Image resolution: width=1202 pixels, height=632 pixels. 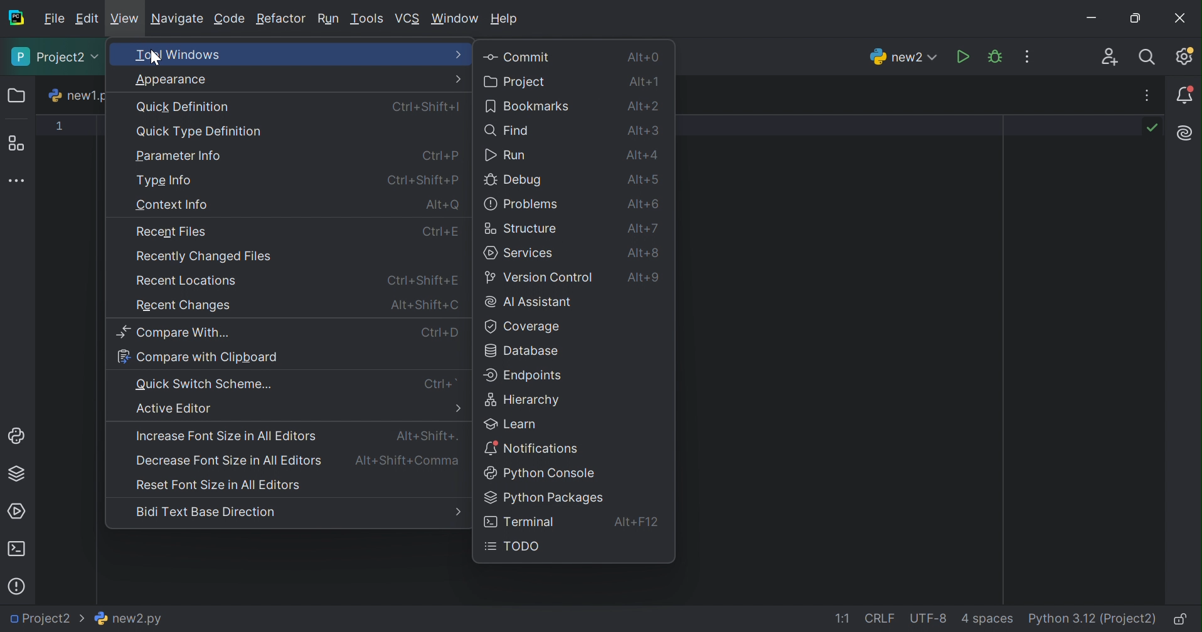 I want to click on Database, so click(x=522, y=351).